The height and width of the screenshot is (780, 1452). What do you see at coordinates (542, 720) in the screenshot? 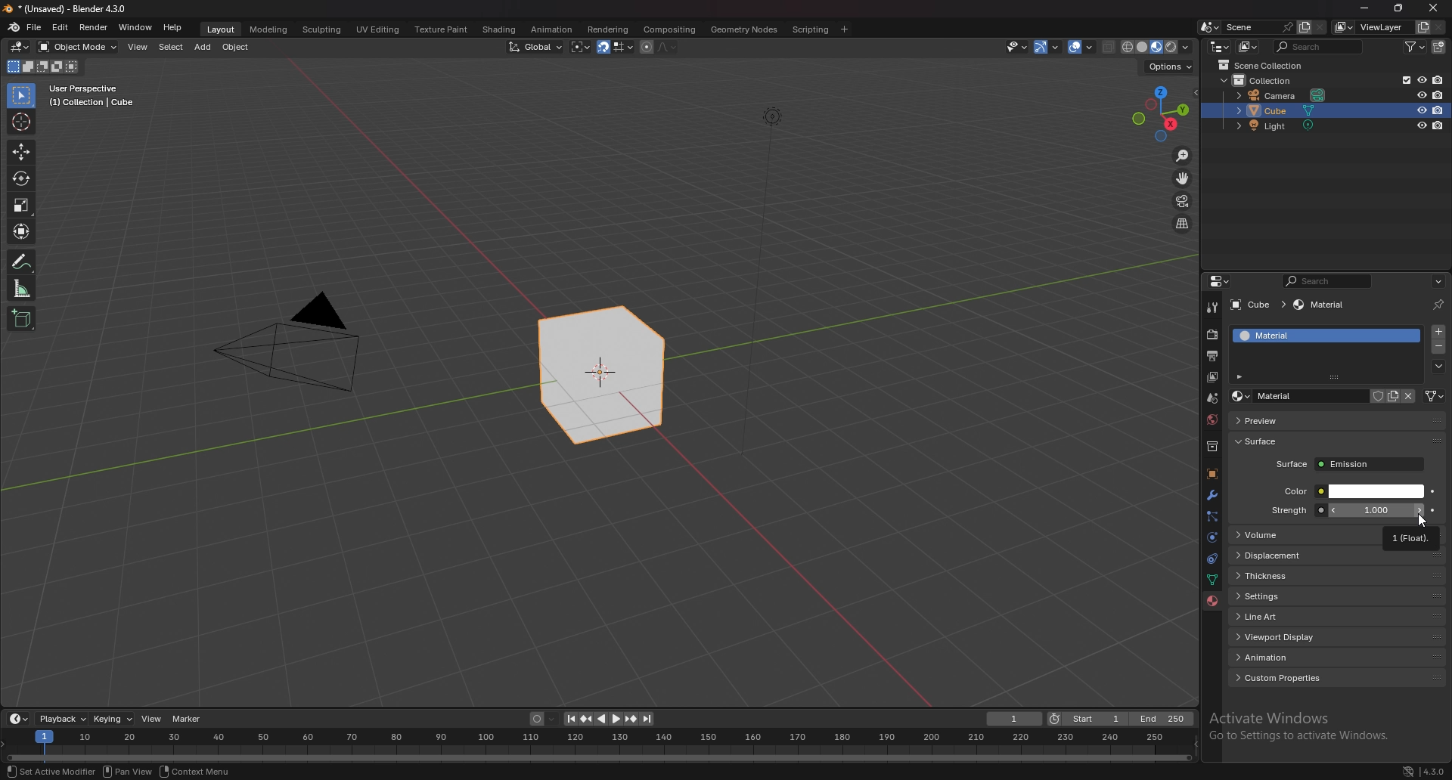
I see `auto keying` at bounding box center [542, 720].